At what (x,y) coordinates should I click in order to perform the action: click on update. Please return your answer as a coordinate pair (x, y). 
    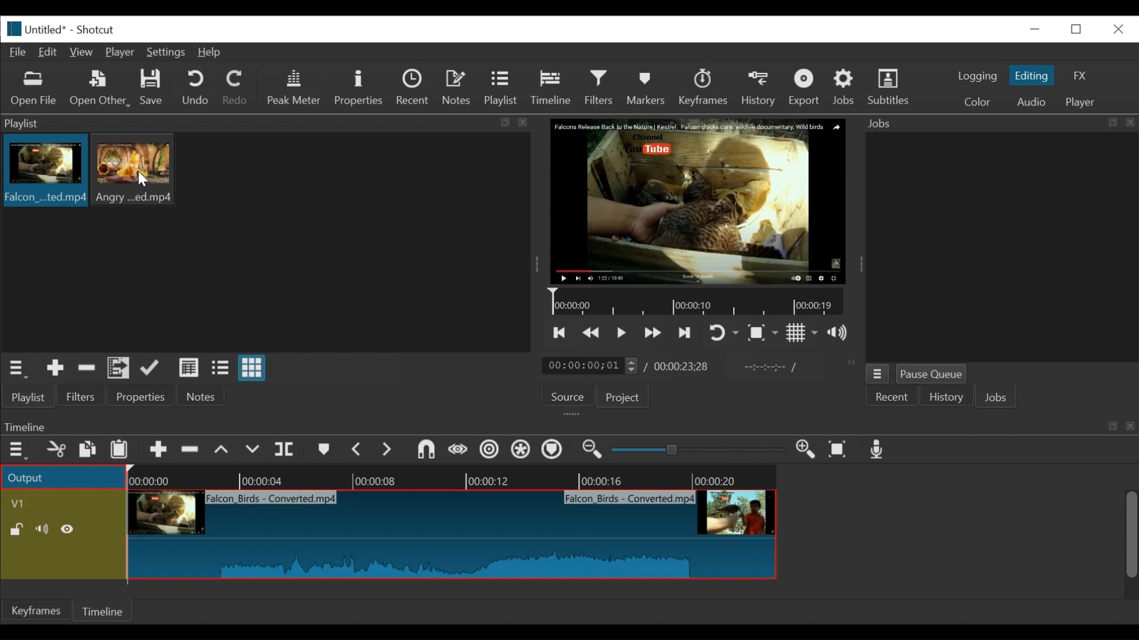
    Looking at the image, I should click on (152, 370).